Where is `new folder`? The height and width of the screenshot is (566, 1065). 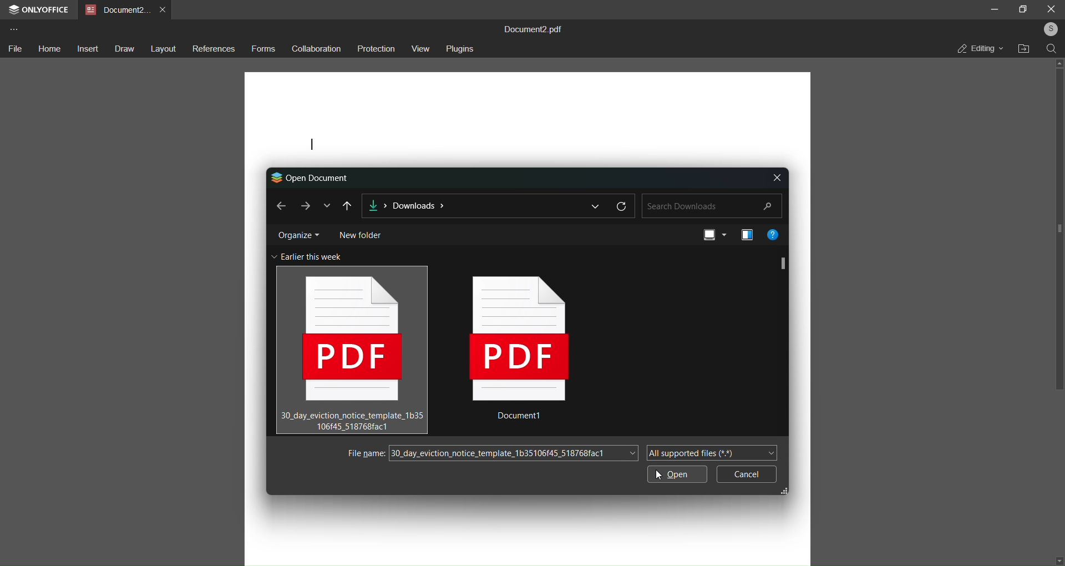
new folder is located at coordinates (360, 233).